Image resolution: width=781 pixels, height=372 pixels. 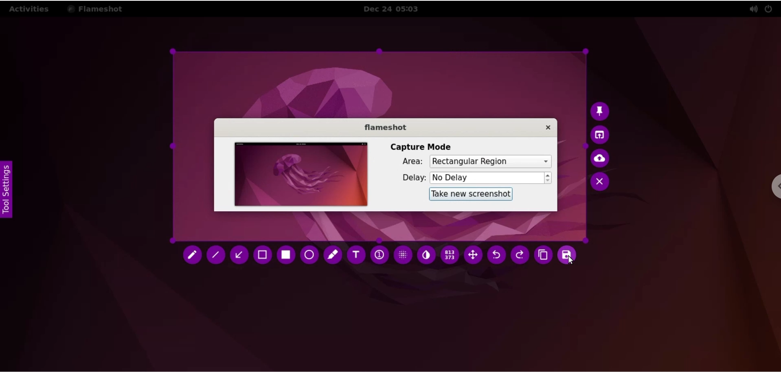 What do you see at coordinates (30, 9) in the screenshot?
I see `activities ` at bounding box center [30, 9].